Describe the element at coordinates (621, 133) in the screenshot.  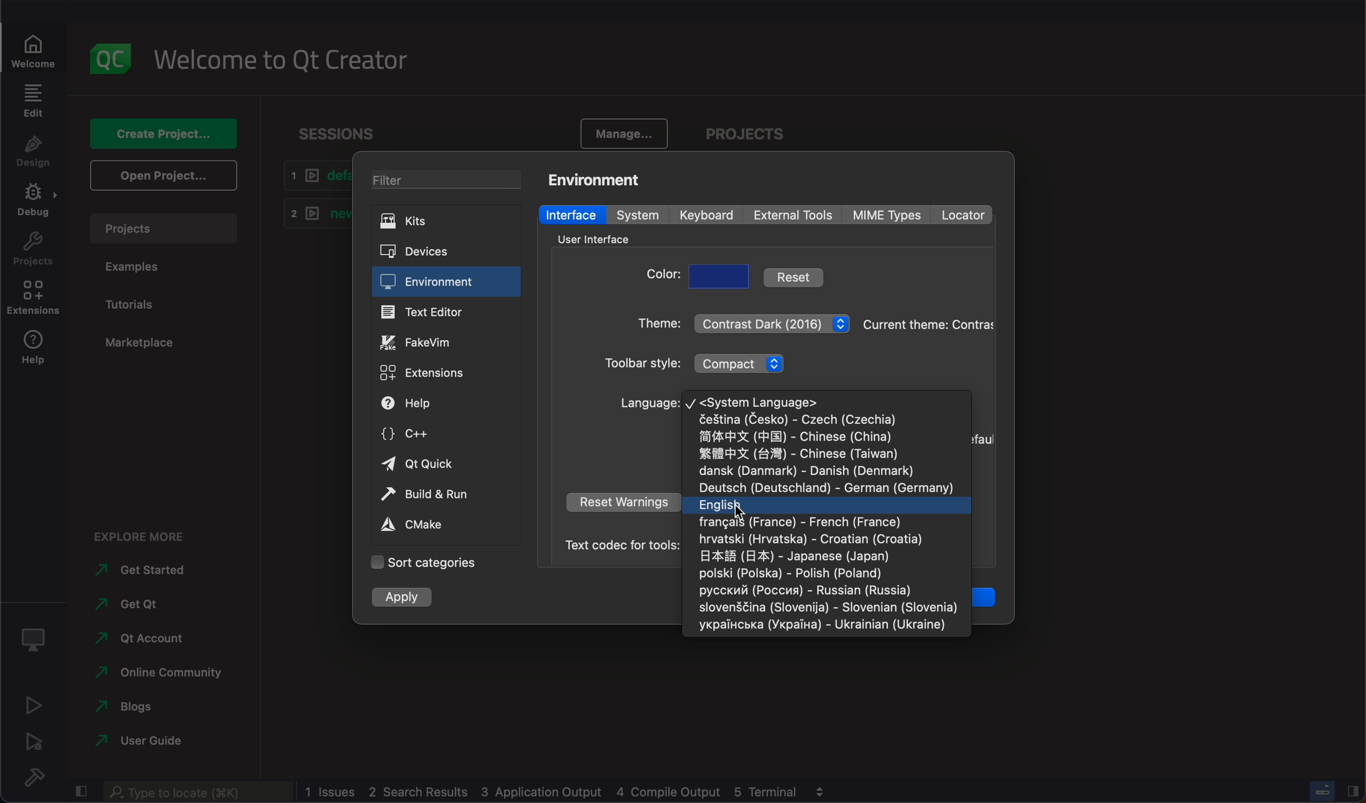
I see `manage` at that location.